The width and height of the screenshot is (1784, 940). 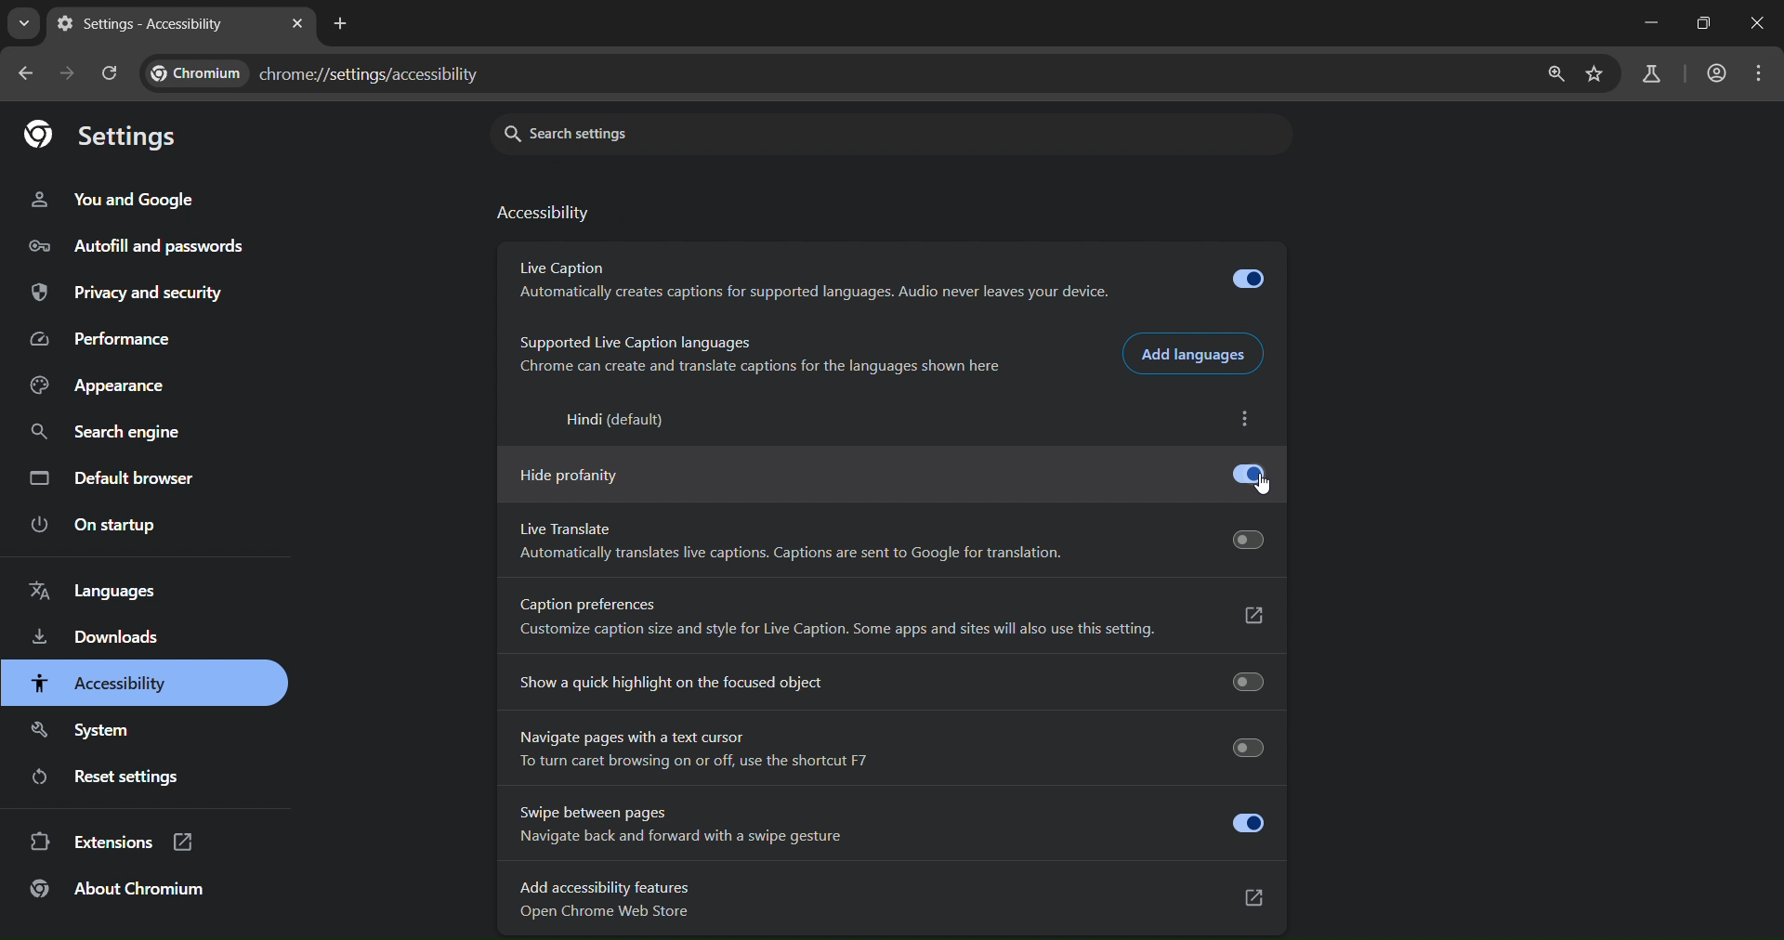 What do you see at coordinates (1707, 23) in the screenshot?
I see `restore down` at bounding box center [1707, 23].